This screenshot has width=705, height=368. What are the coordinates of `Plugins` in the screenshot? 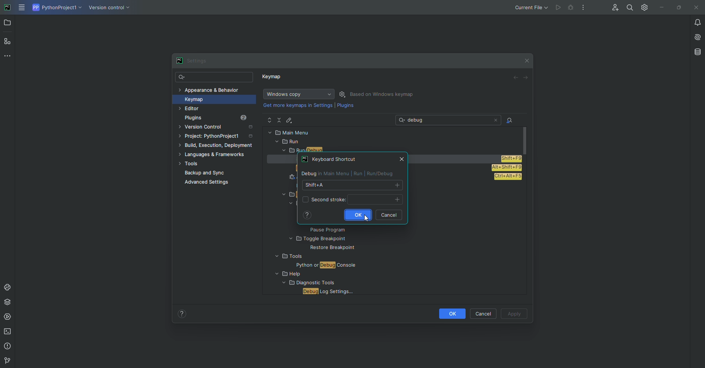 It's located at (221, 118).